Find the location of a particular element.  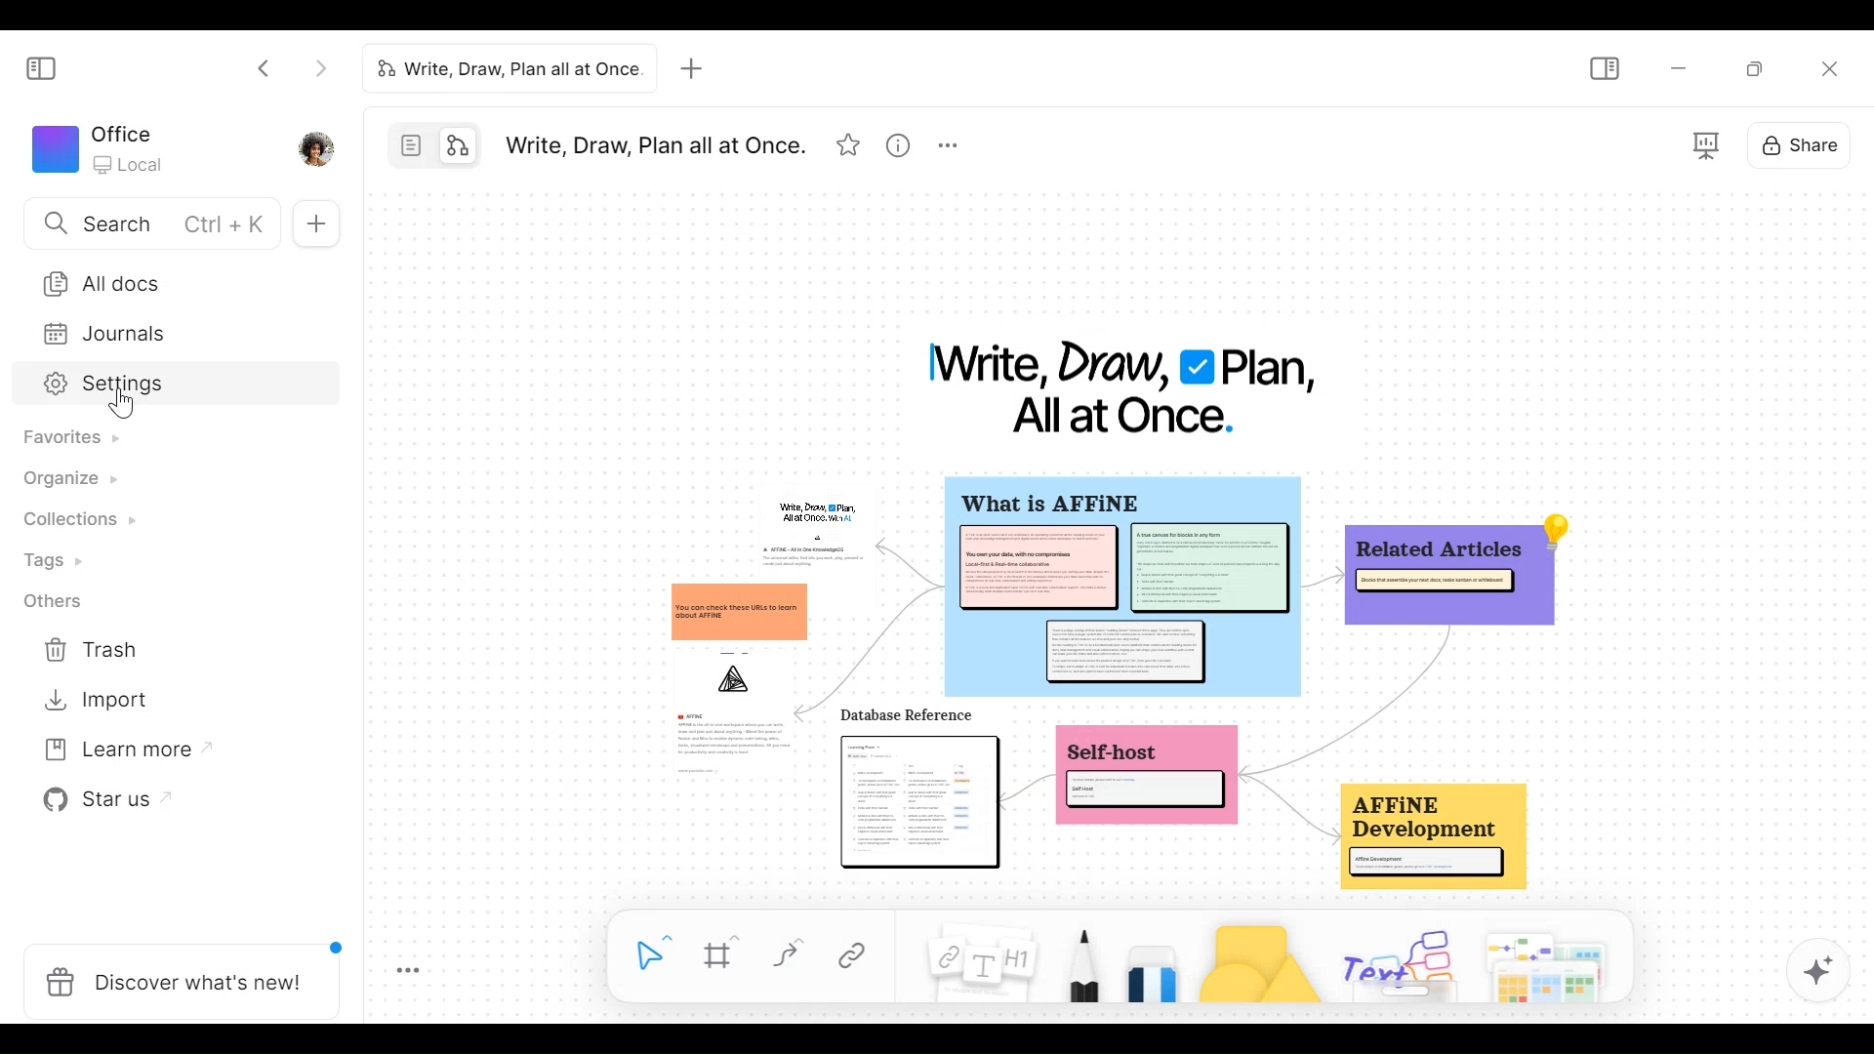

minimize is located at coordinates (1680, 66).